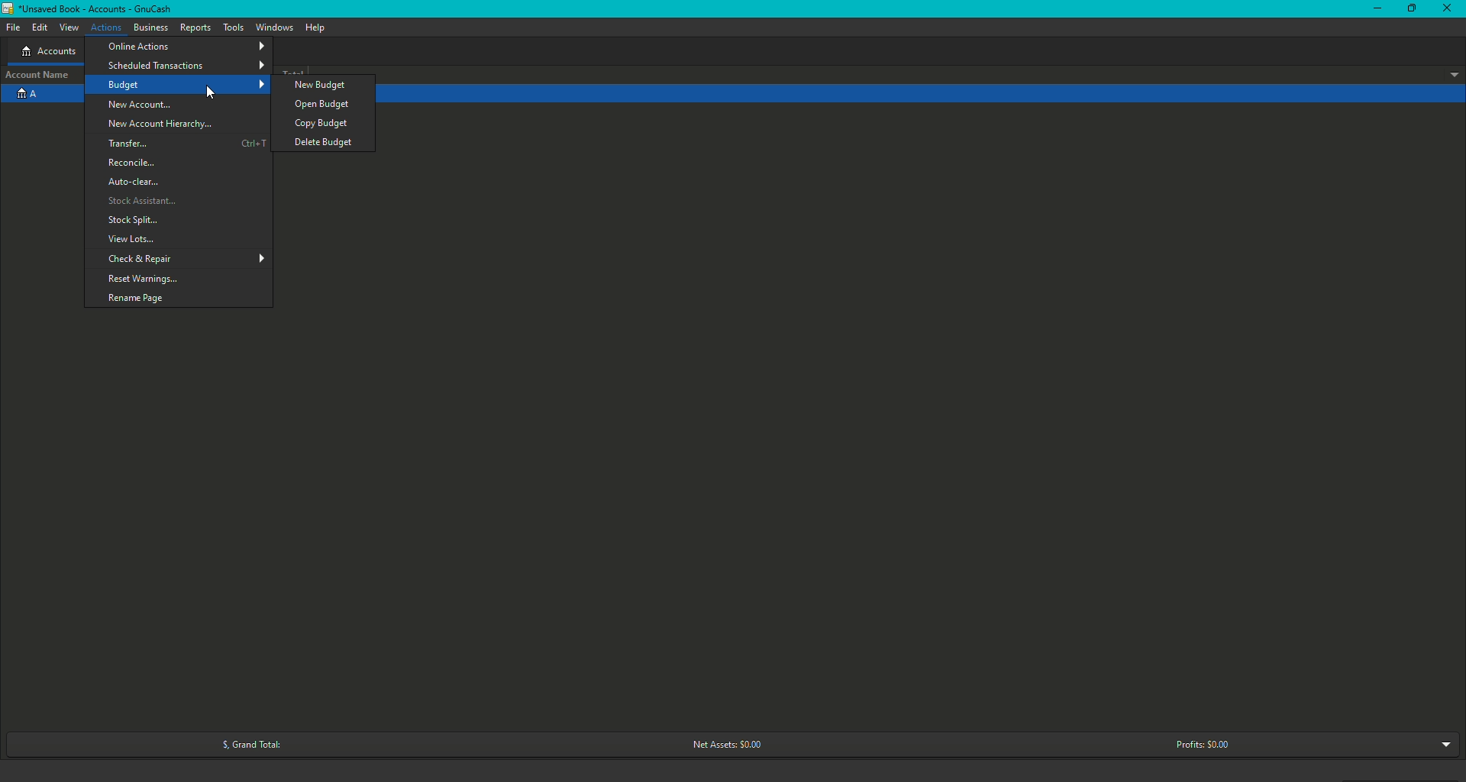  I want to click on Online Actions, so click(186, 47).